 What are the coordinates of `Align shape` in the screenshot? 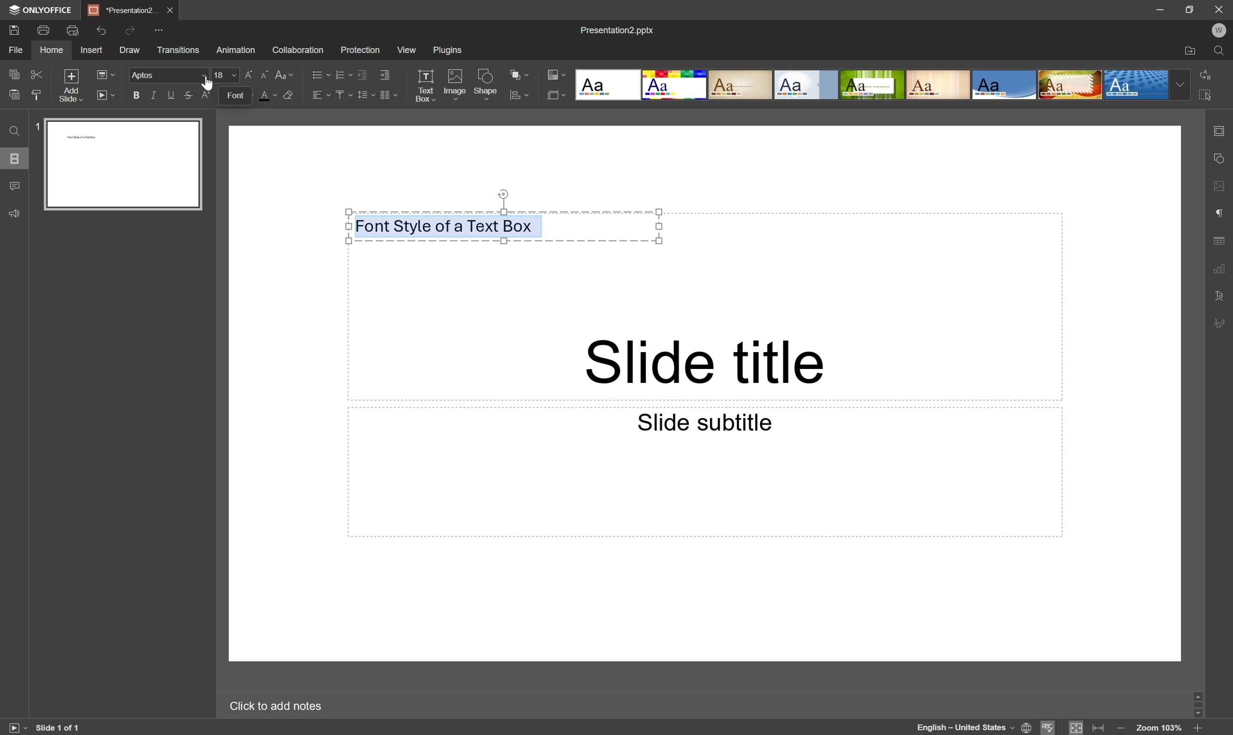 It's located at (523, 94).